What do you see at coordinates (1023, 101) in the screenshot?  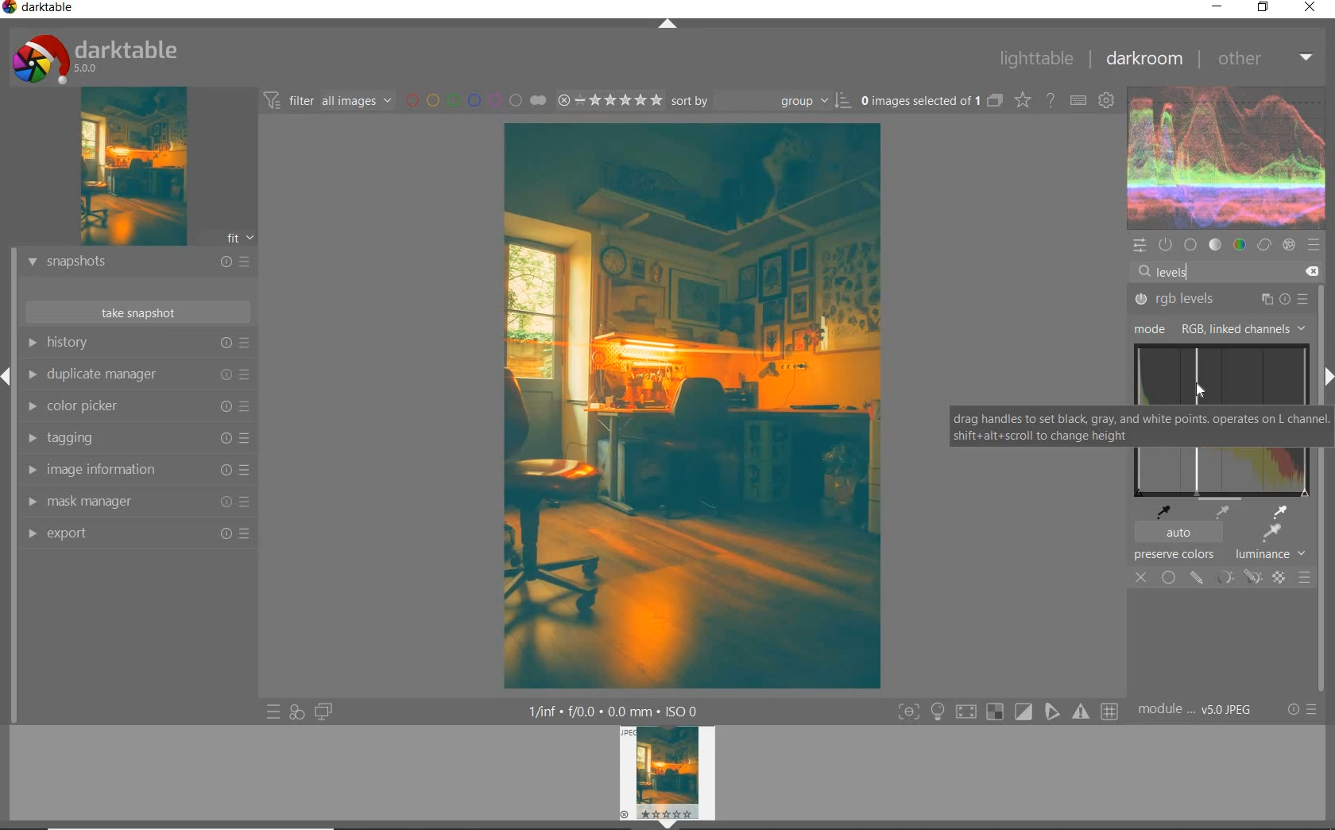 I see `change overlays shown on thumbnails` at bounding box center [1023, 101].